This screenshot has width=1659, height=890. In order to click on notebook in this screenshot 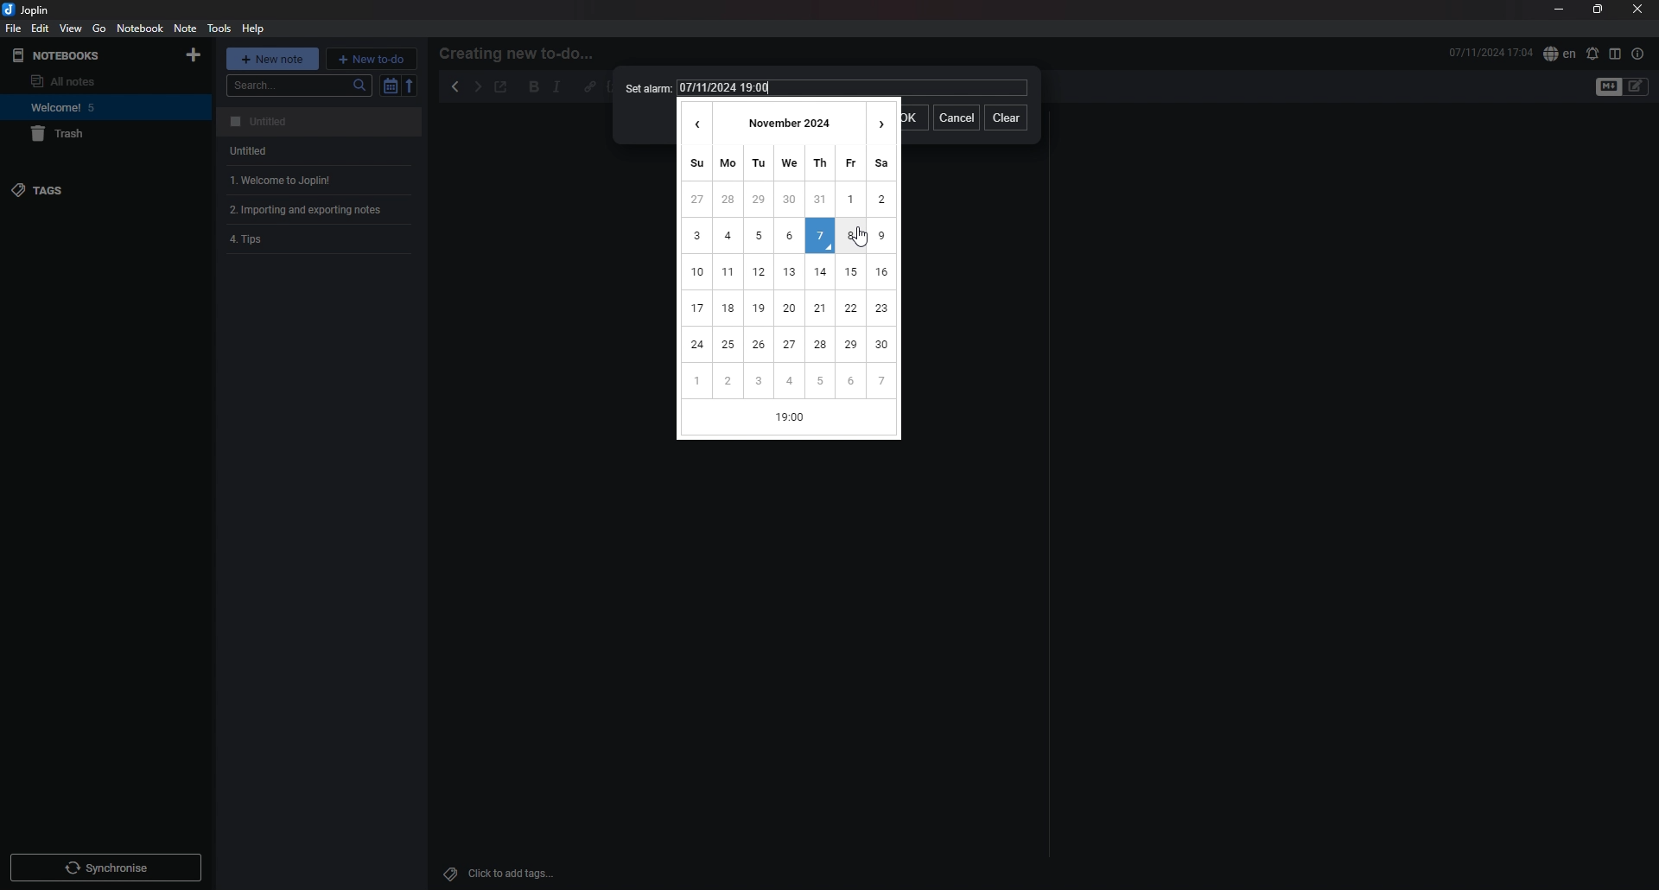, I will do `click(141, 28)`.